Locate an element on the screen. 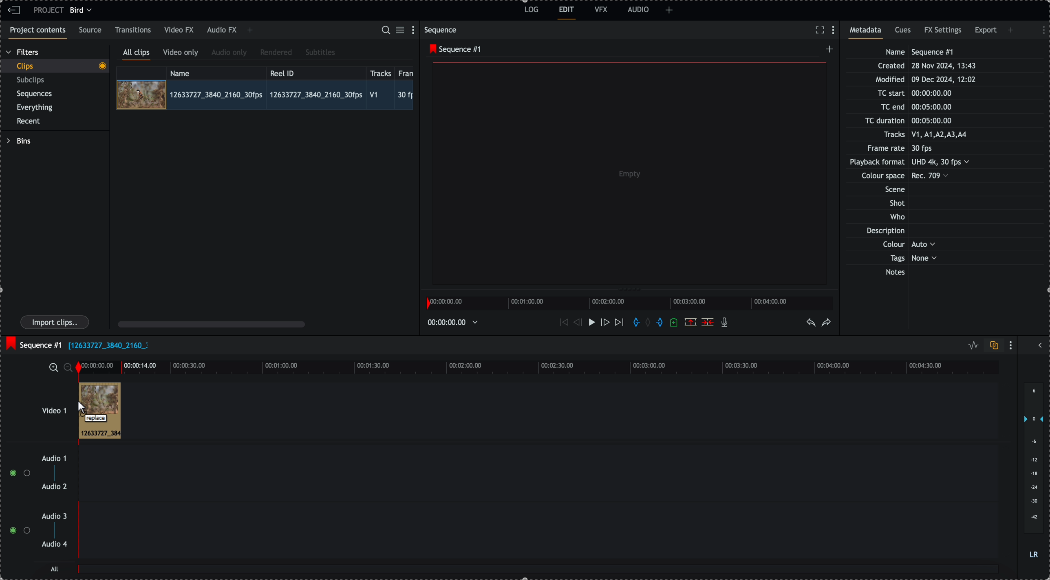  FX settings is located at coordinates (944, 31).